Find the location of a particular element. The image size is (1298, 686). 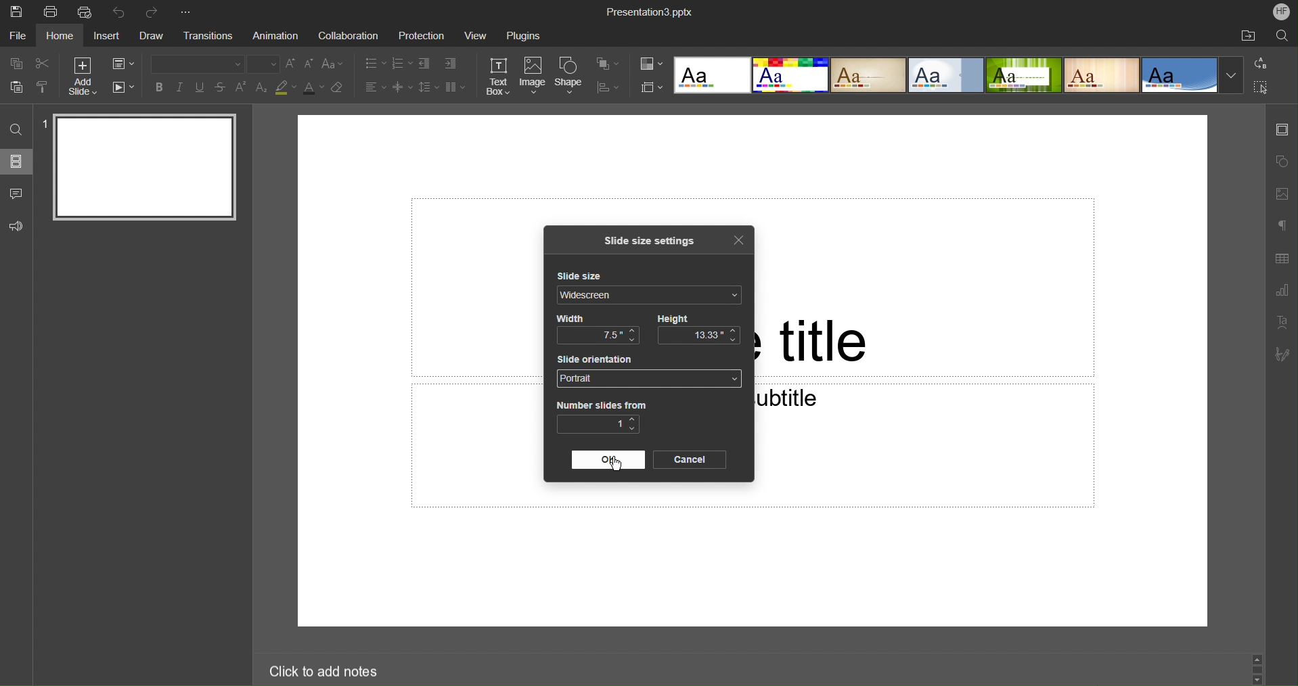

Graph is located at coordinates (1282, 291).